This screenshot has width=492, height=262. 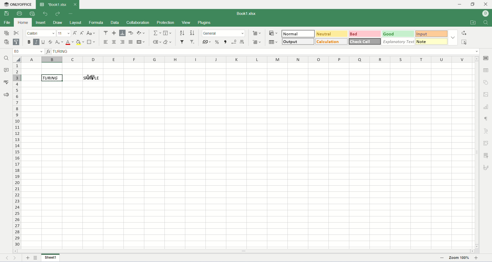 I want to click on remove, so click(x=193, y=42).